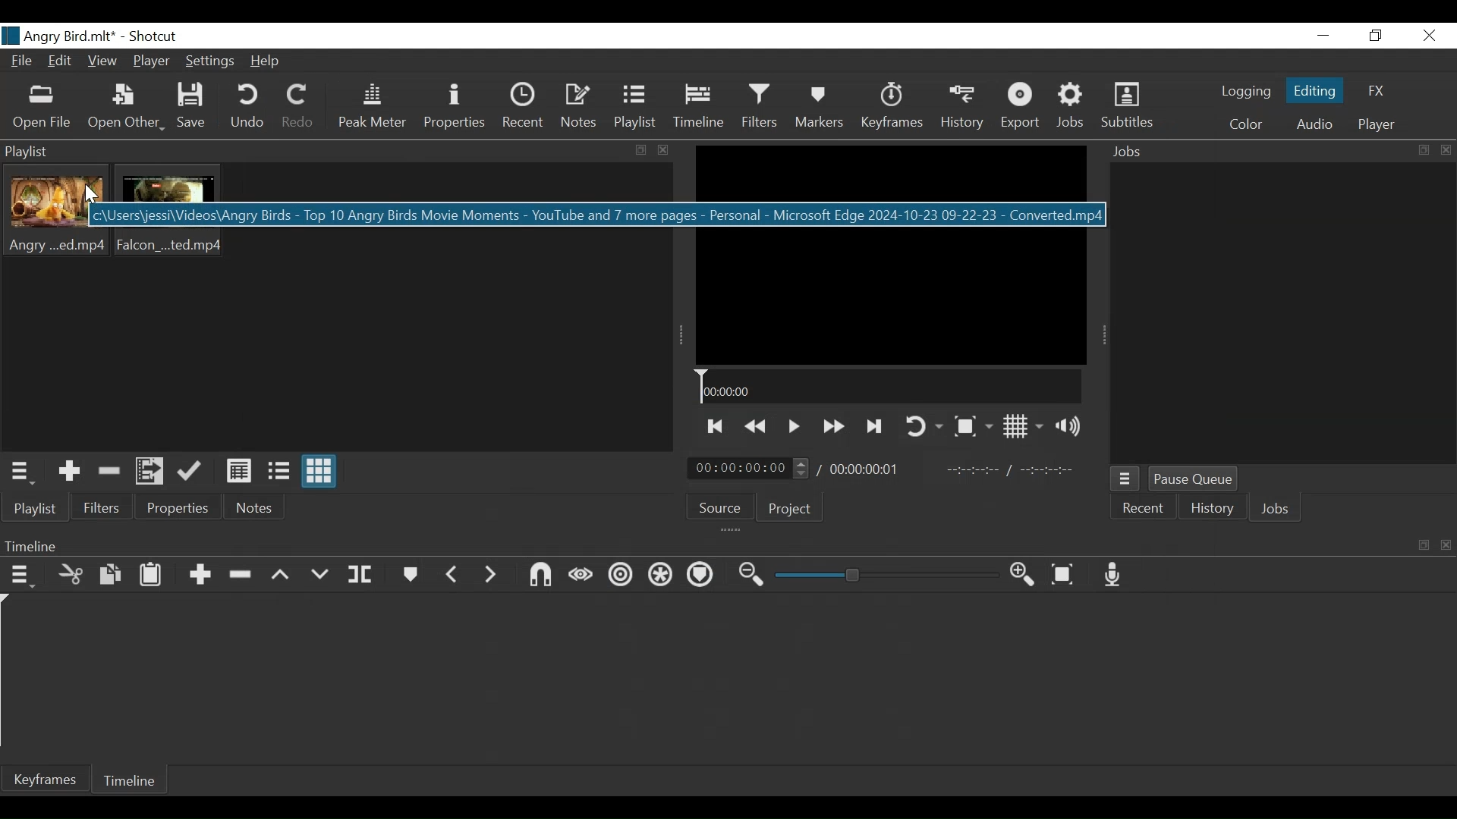 This screenshot has height=819, width=1457. I want to click on Total Duration, so click(870, 471).